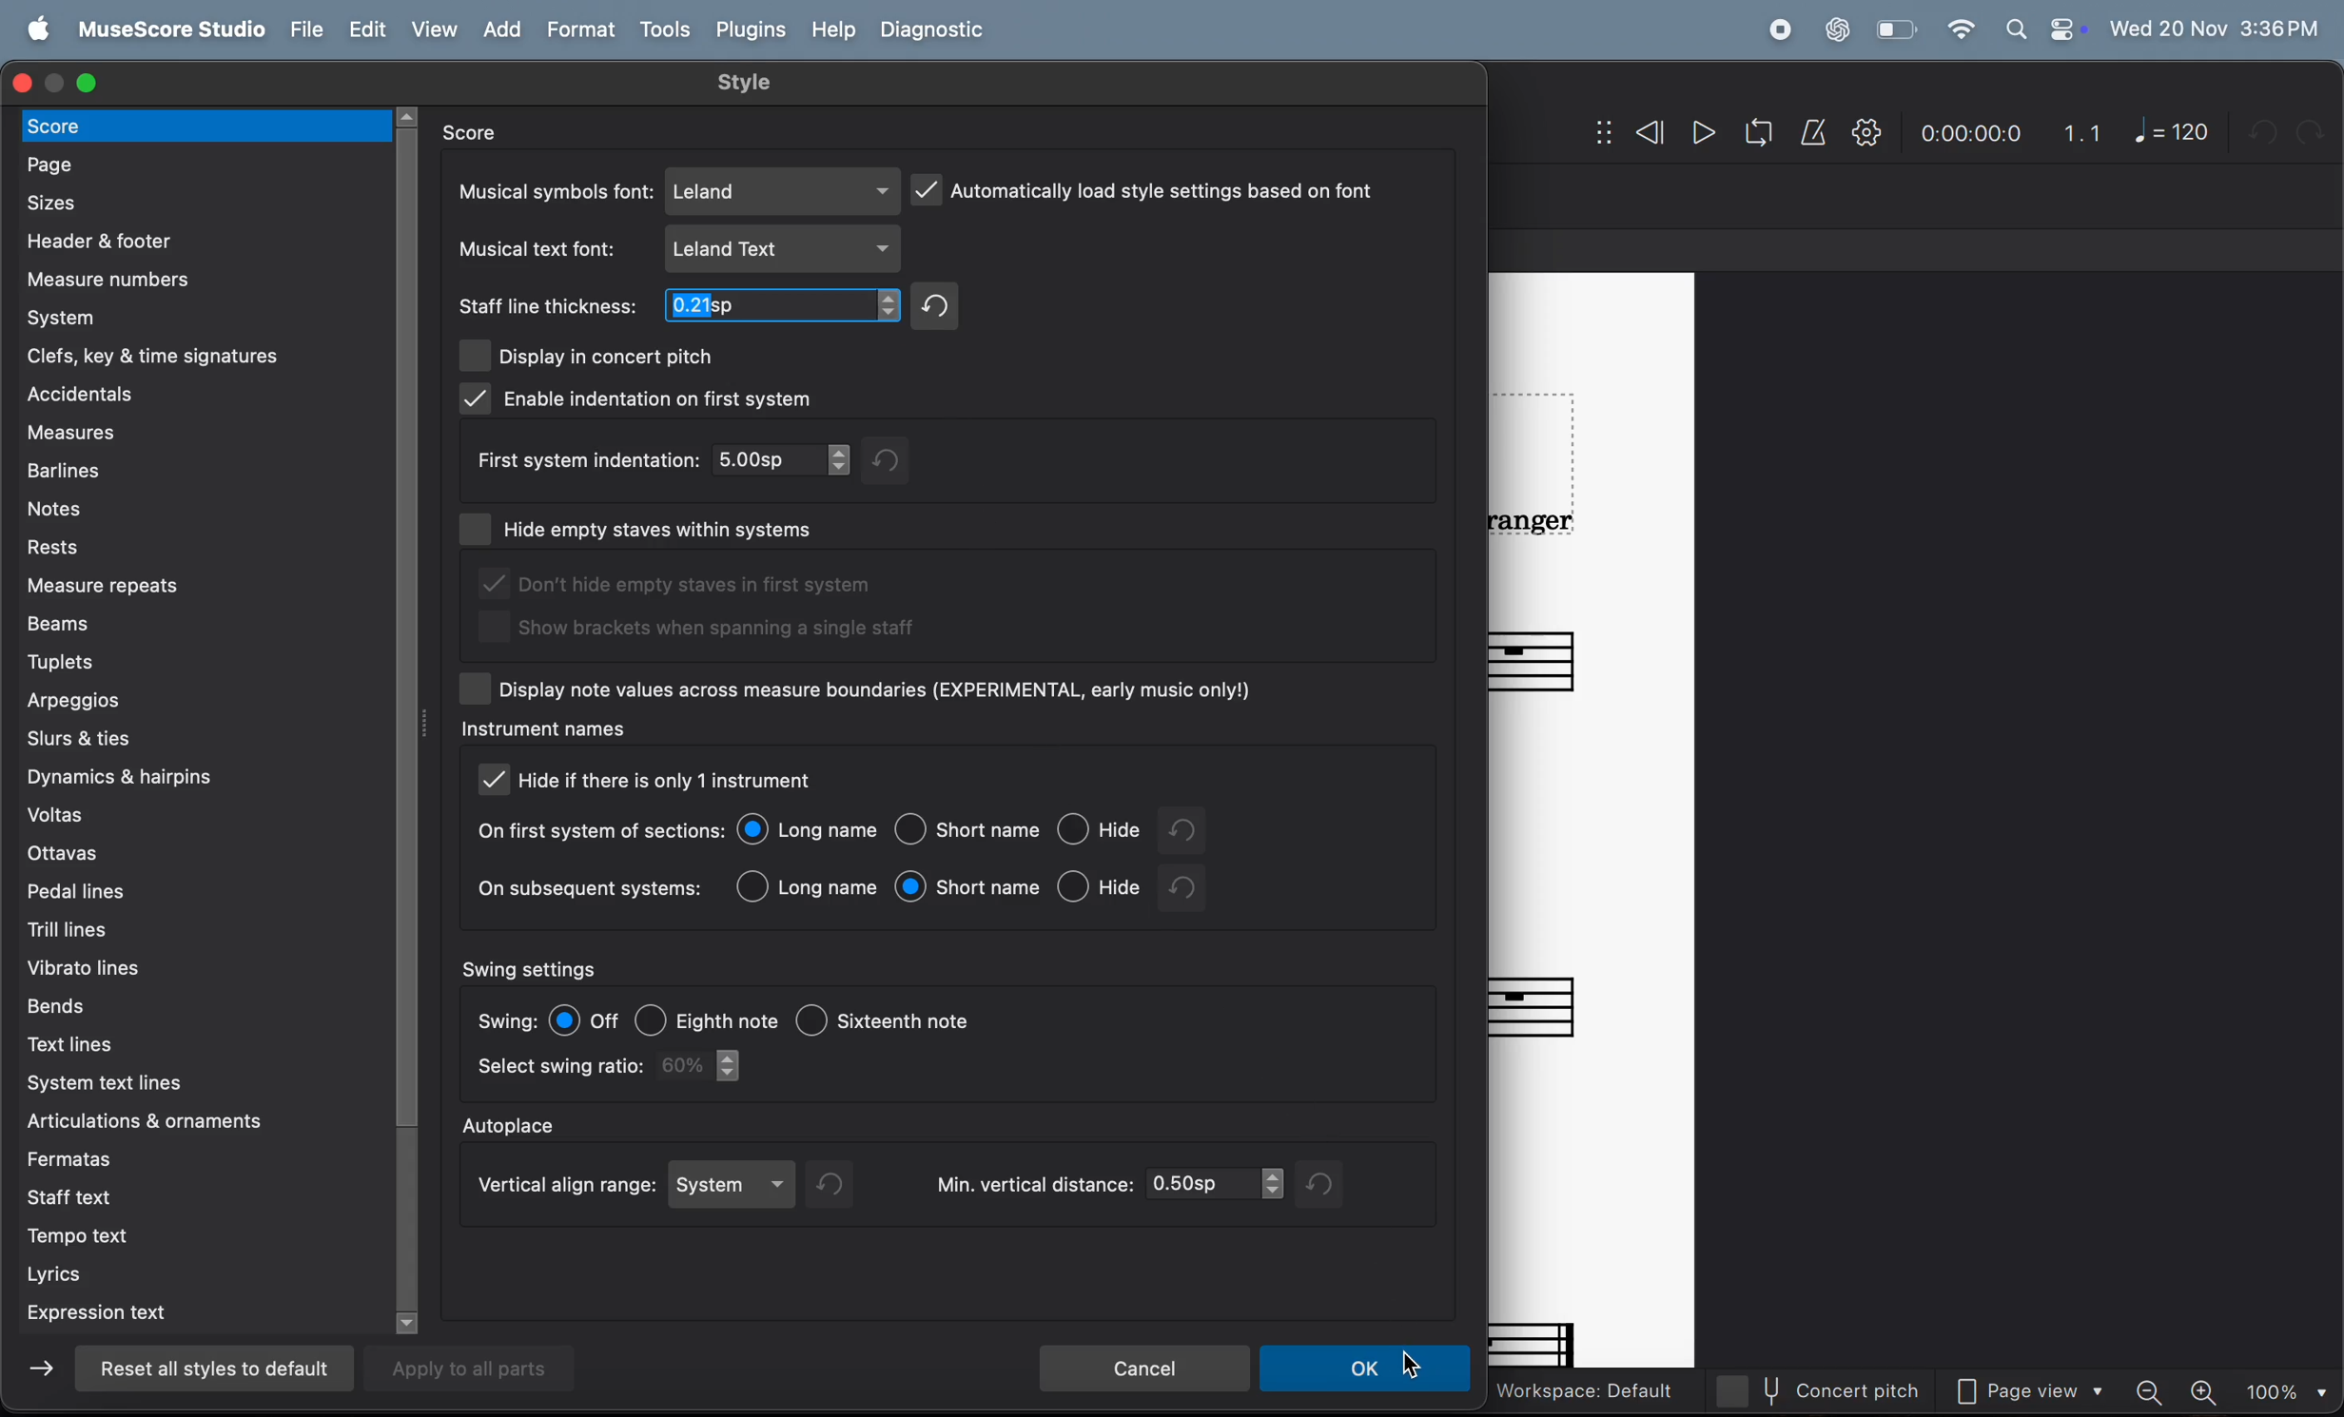 The height and width of the screenshot is (1417, 2344). I want to click on box, so click(479, 532).